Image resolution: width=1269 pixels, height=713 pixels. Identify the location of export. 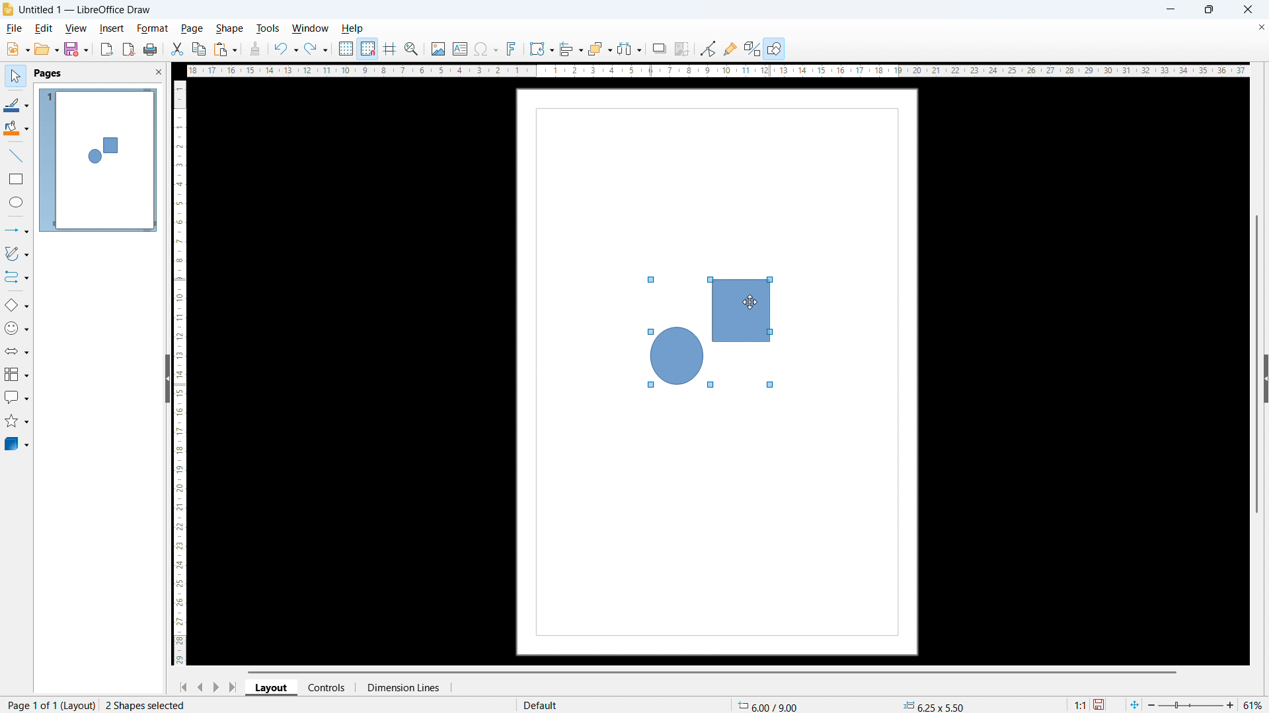
(108, 50).